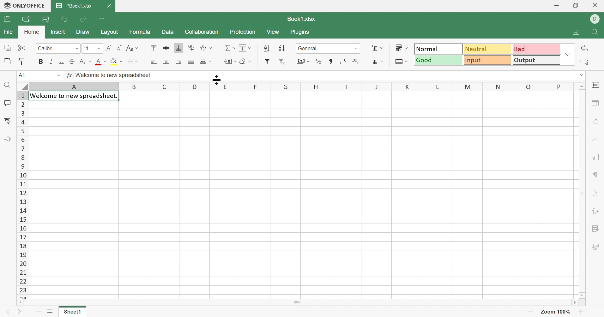 This screenshot has width=604, height=317. Describe the element at coordinates (47, 48) in the screenshot. I see `Calibri` at that location.